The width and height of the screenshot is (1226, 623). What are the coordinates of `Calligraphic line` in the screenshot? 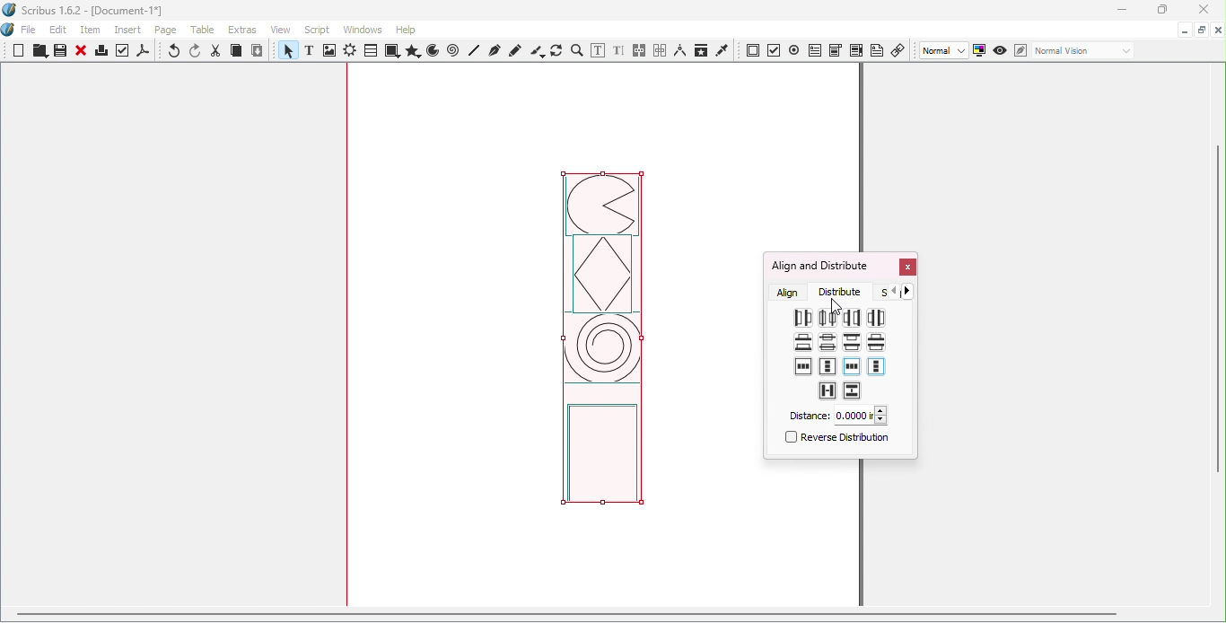 It's located at (537, 51).